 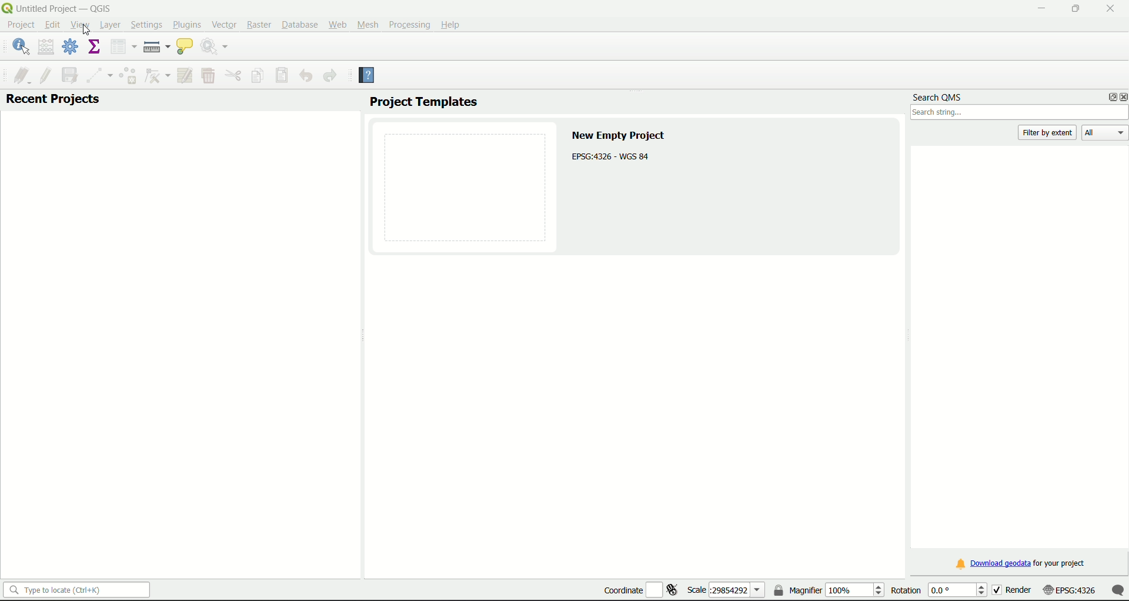 What do you see at coordinates (940, 590) in the screenshot?
I see `rotation` at bounding box center [940, 590].